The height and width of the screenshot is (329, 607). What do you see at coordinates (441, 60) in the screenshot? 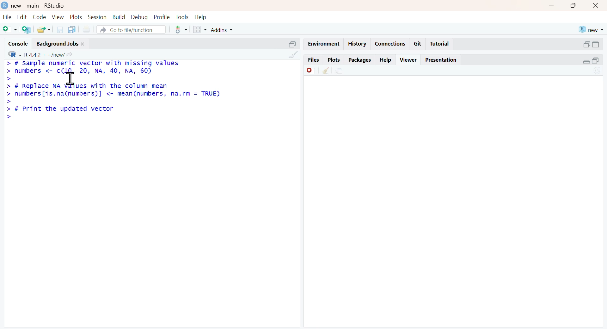
I see `presentation` at bounding box center [441, 60].